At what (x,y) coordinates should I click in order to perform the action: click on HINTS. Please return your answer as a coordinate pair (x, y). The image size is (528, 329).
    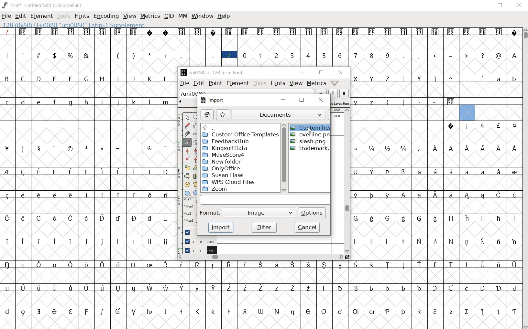
    Looking at the image, I should click on (81, 16).